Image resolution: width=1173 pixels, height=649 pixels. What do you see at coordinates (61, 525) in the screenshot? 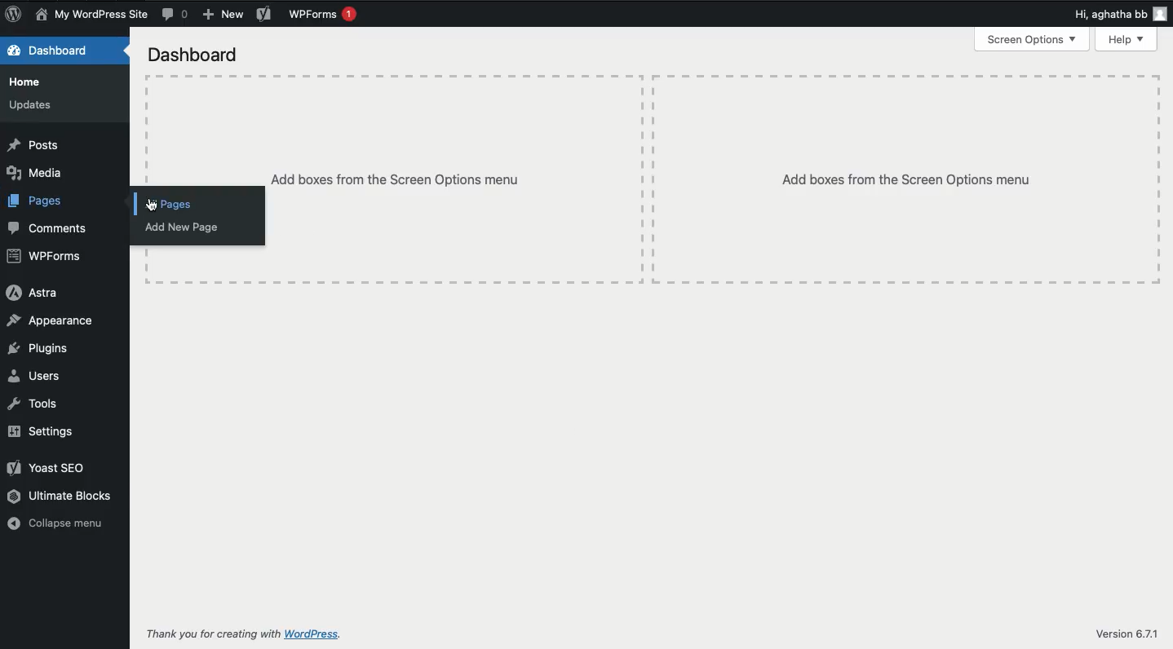
I see `Collapse menu` at bounding box center [61, 525].